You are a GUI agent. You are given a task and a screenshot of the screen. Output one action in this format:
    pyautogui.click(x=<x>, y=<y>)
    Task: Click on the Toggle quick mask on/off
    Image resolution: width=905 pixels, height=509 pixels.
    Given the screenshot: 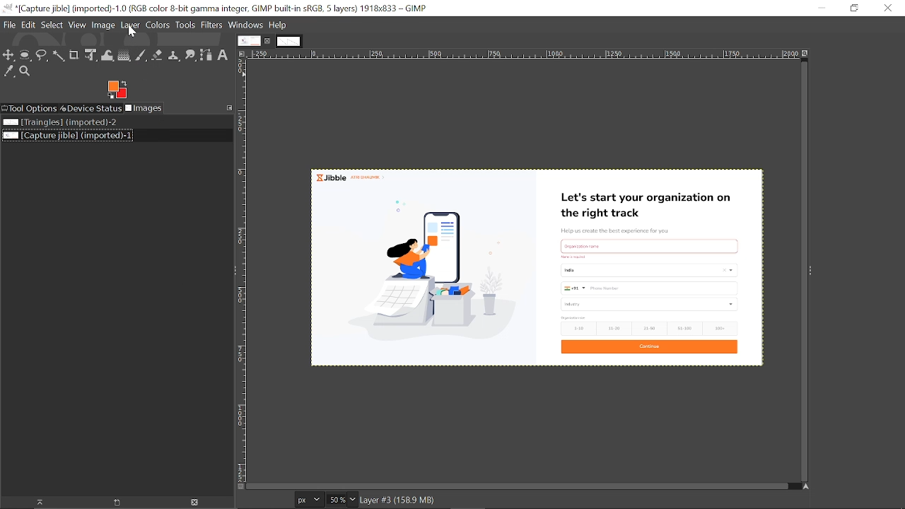 What is the action you would take?
    pyautogui.click(x=240, y=486)
    